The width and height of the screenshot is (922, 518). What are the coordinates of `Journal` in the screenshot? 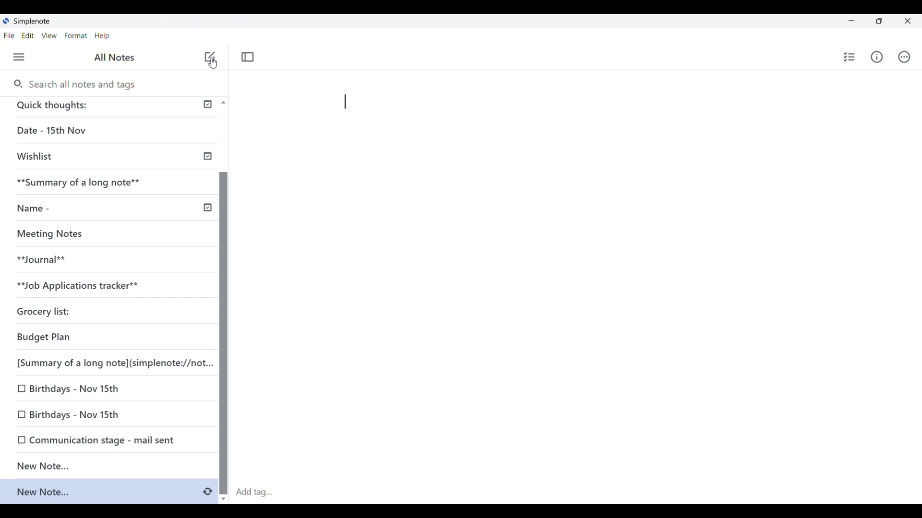 It's located at (54, 259).